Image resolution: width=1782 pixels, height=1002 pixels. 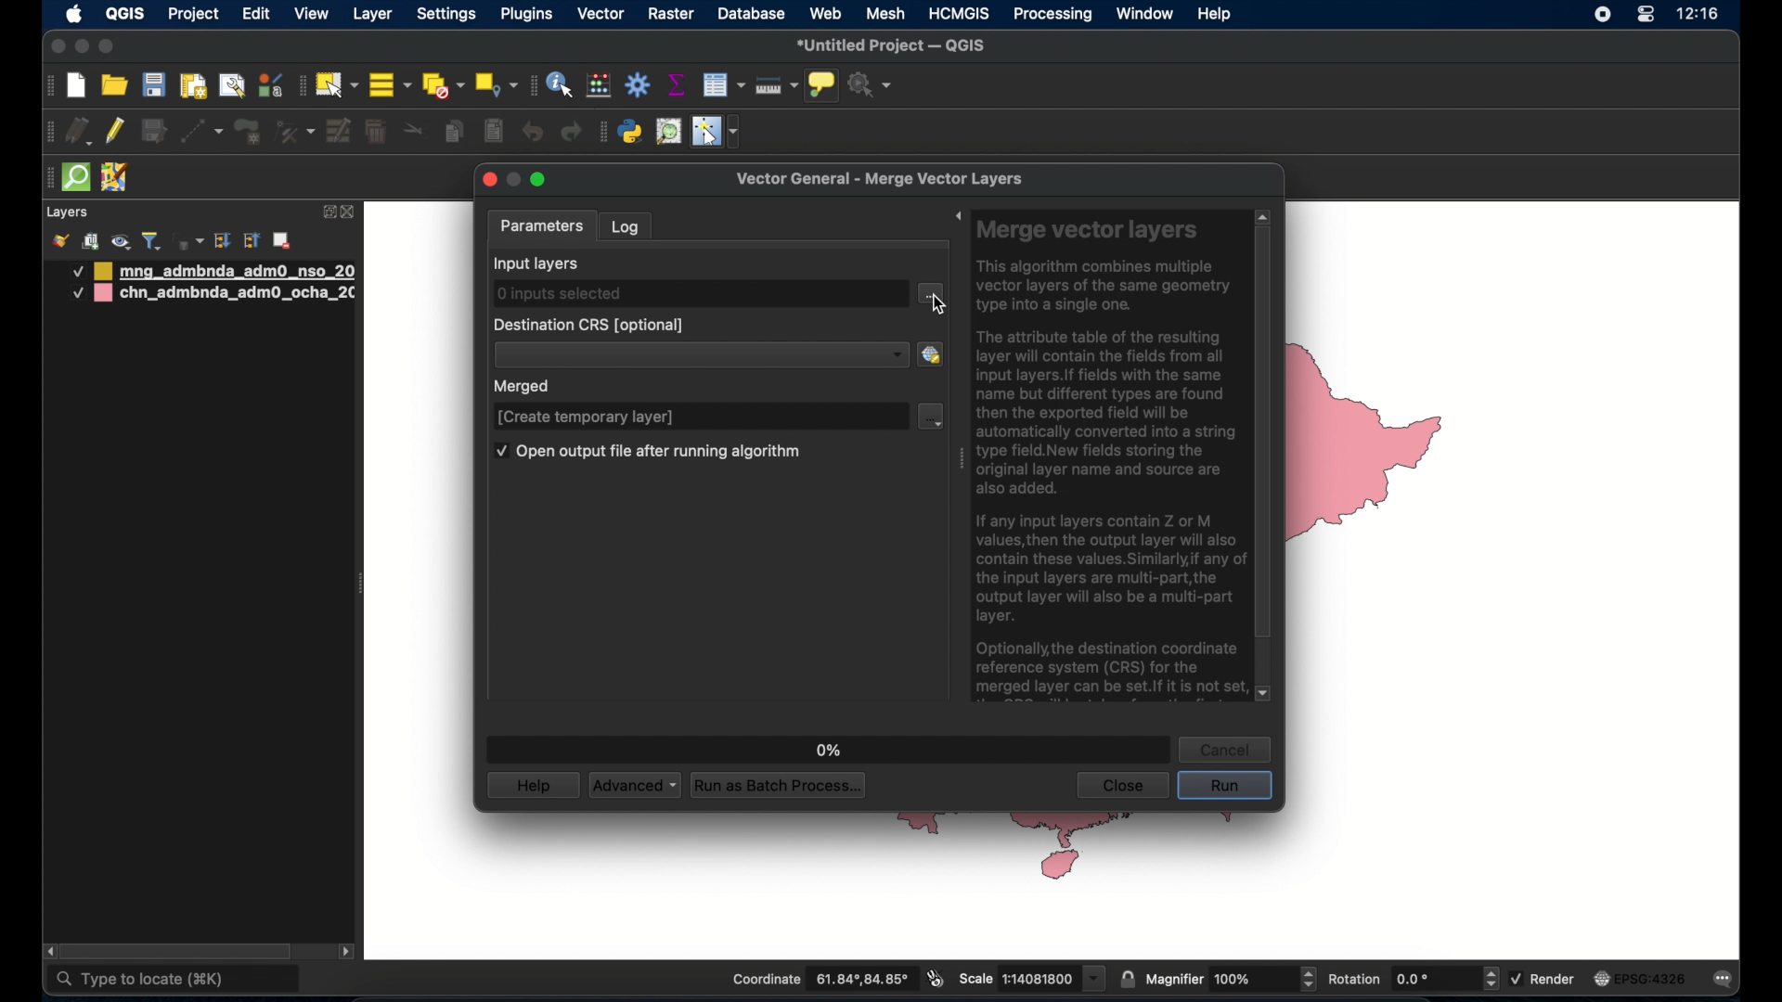 I want to click on plugins toolbar, so click(x=601, y=130).